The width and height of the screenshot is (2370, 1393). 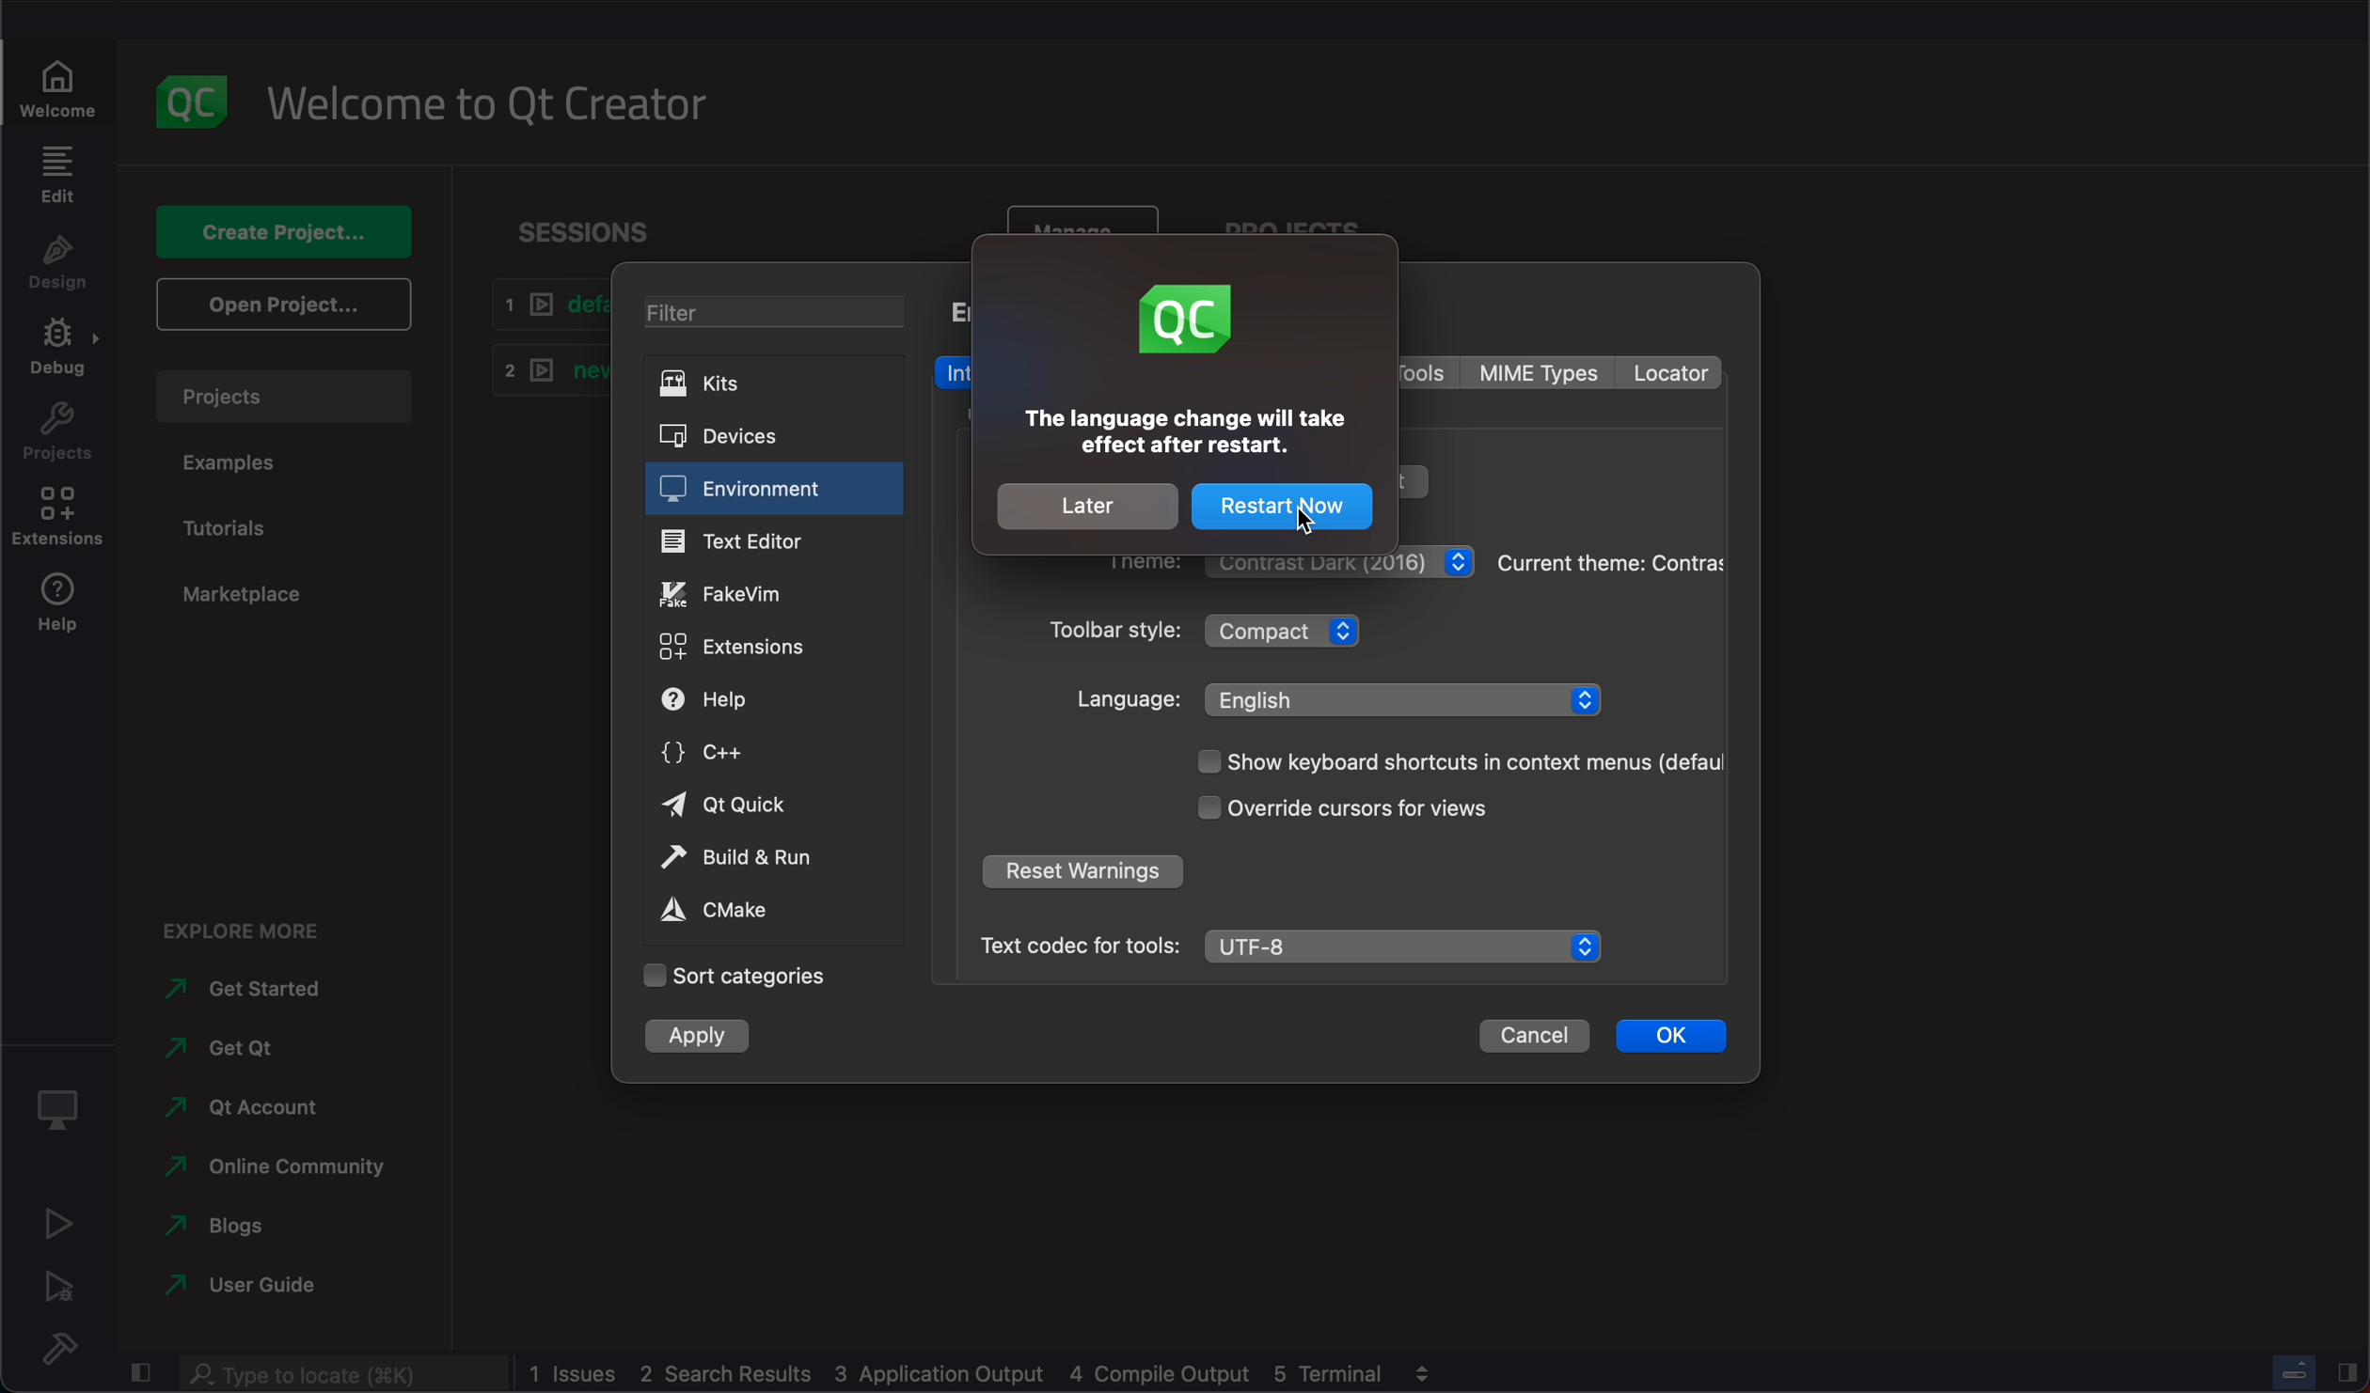 What do you see at coordinates (56, 174) in the screenshot?
I see `edit` at bounding box center [56, 174].